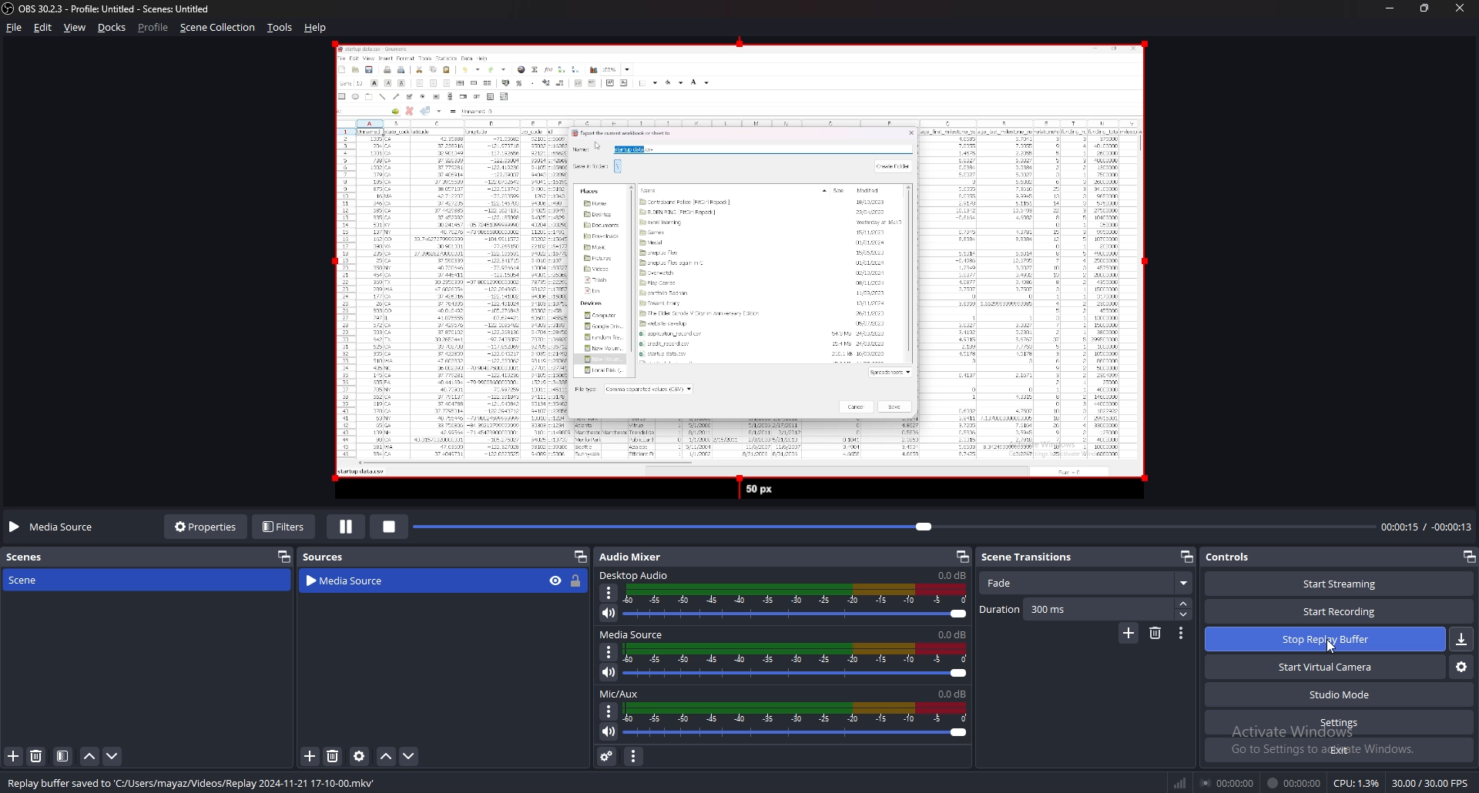  Describe the element at coordinates (15, 27) in the screenshot. I see `file` at that location.